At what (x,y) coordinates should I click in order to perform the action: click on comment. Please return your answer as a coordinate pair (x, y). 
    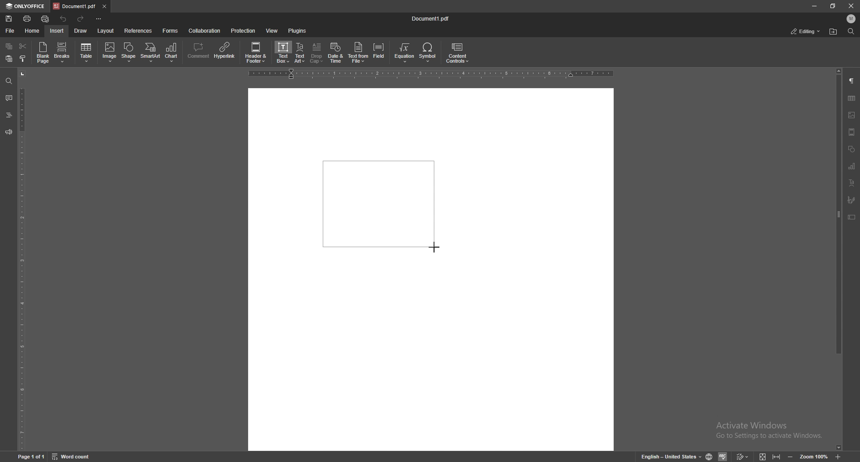
    Looking at the image, I should click on (198, 51).